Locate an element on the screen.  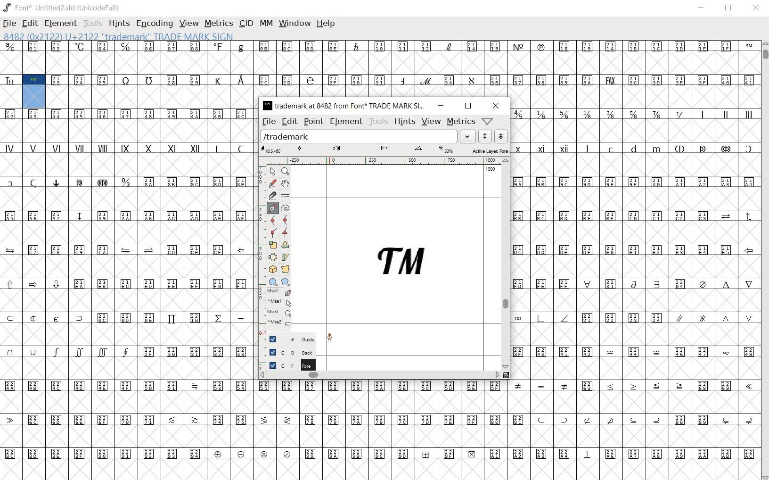
measure a distance, angle between points is located at coordinates (286, 197).